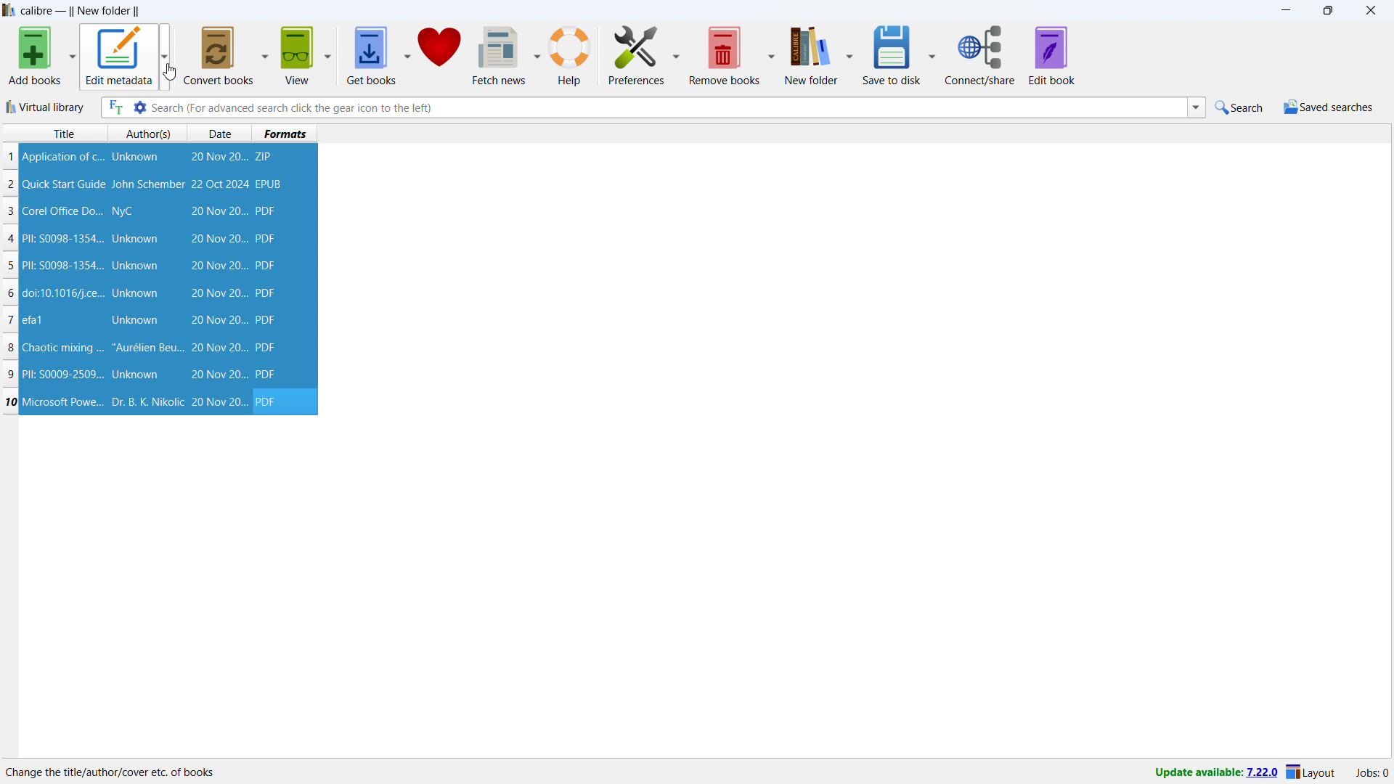 This screenshot has height=784, width=1394. I want to click on Unknown, so click(135, 239).